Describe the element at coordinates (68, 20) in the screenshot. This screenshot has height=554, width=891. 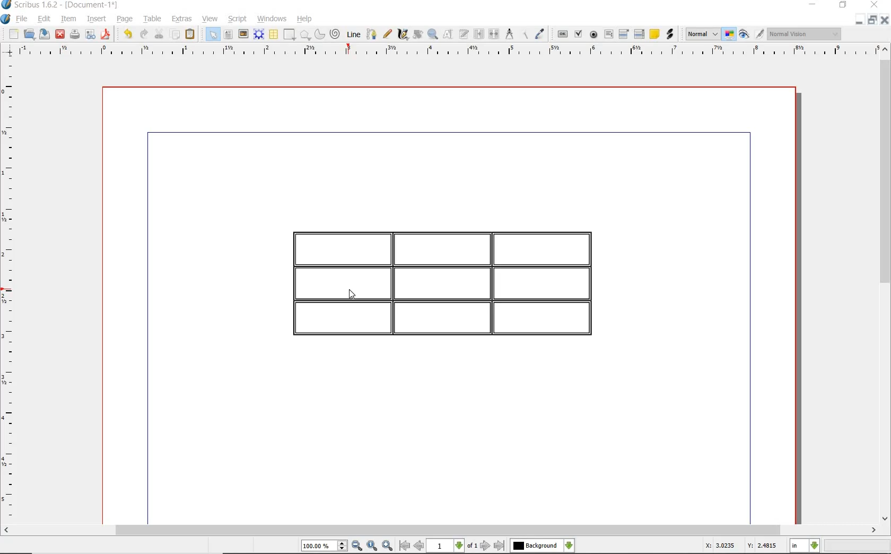
I see `item` at that location.